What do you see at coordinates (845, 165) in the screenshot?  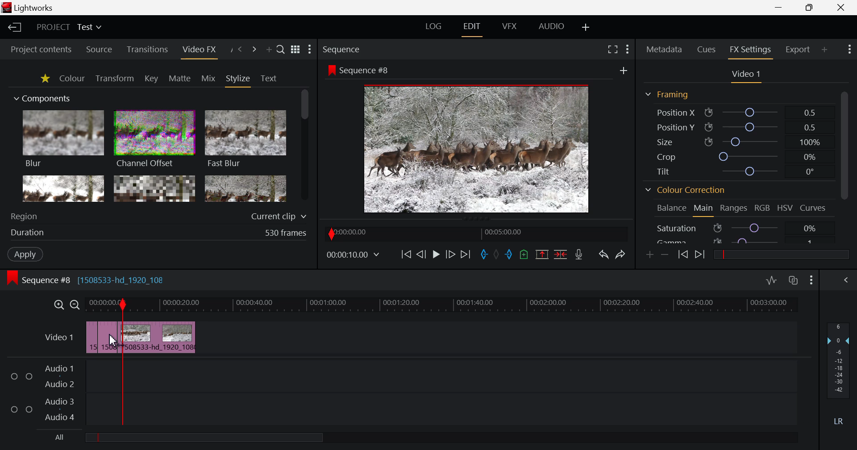 I see `Scroll Bar` at bounding box center [845, 165].